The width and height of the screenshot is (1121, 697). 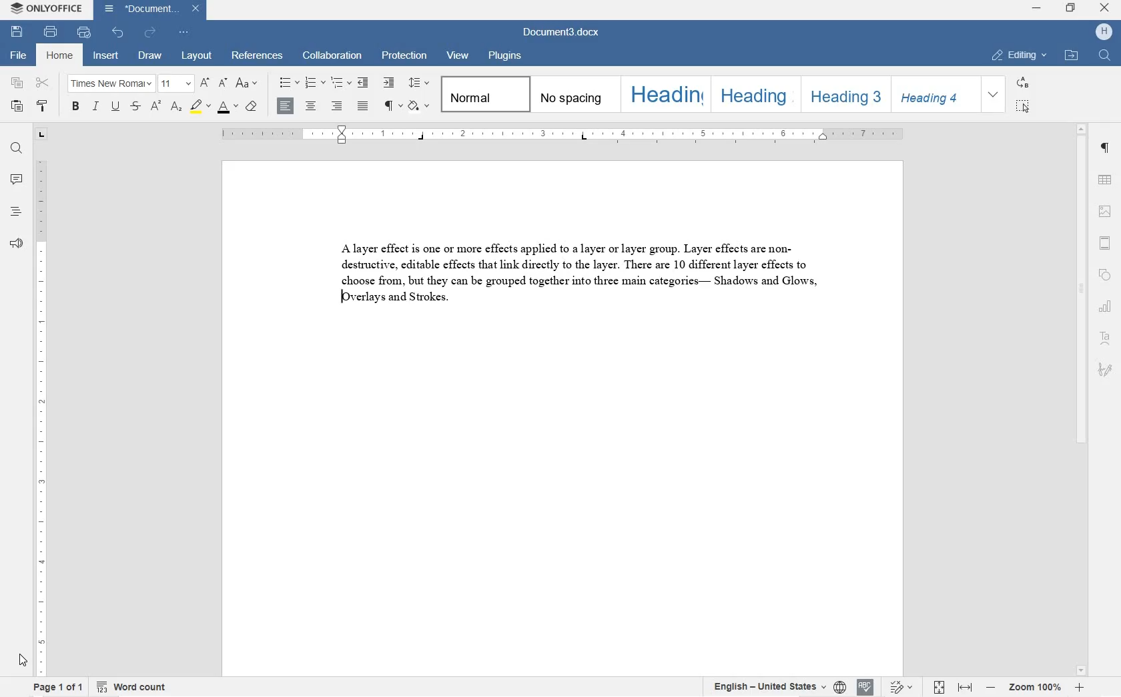 What do you see at coordinates (340, 83) in the screenshot?
I see `Multilevel list` at bounding box center [340, 83].